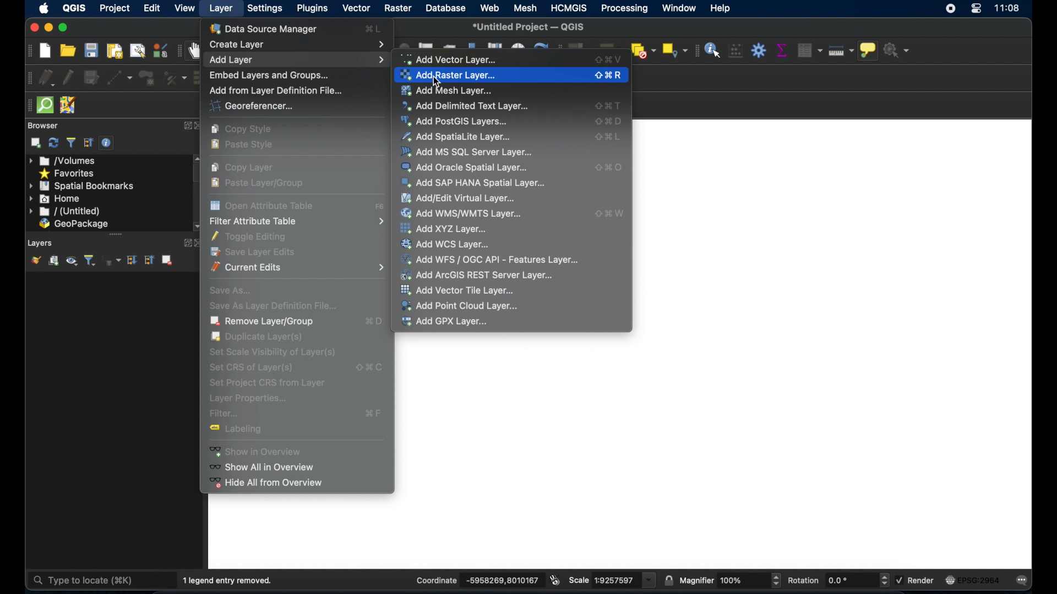  I want to click on hand, so click(196, 50).